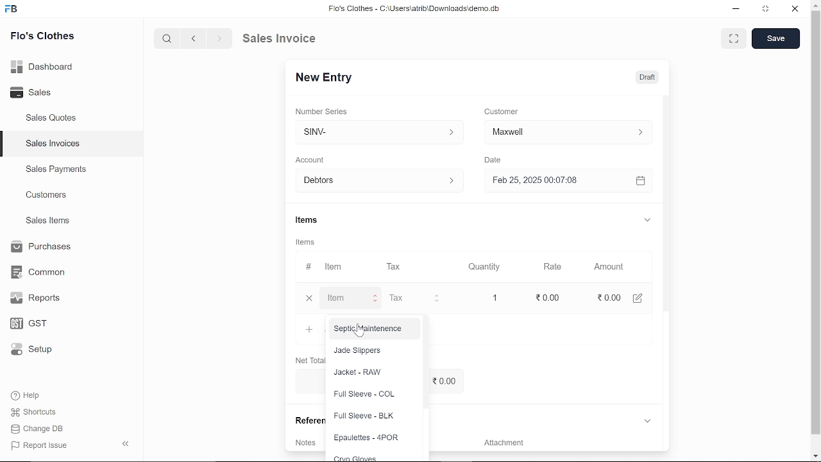 The width and height of the screenshot is (821, 462). Describe the element at coordinates (568, 445) in the screenshot. I see `Add attachment` at that location.